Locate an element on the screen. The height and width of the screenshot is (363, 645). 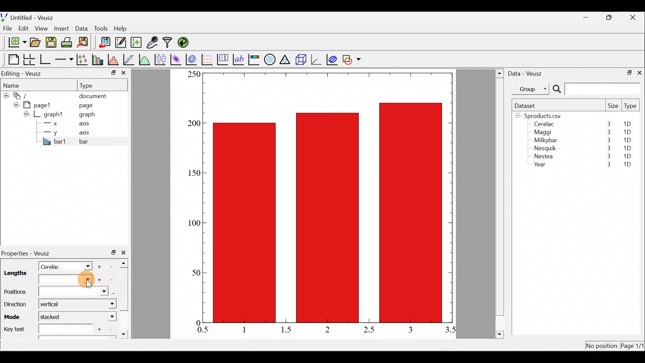
page is located at coordinates (85, 105).